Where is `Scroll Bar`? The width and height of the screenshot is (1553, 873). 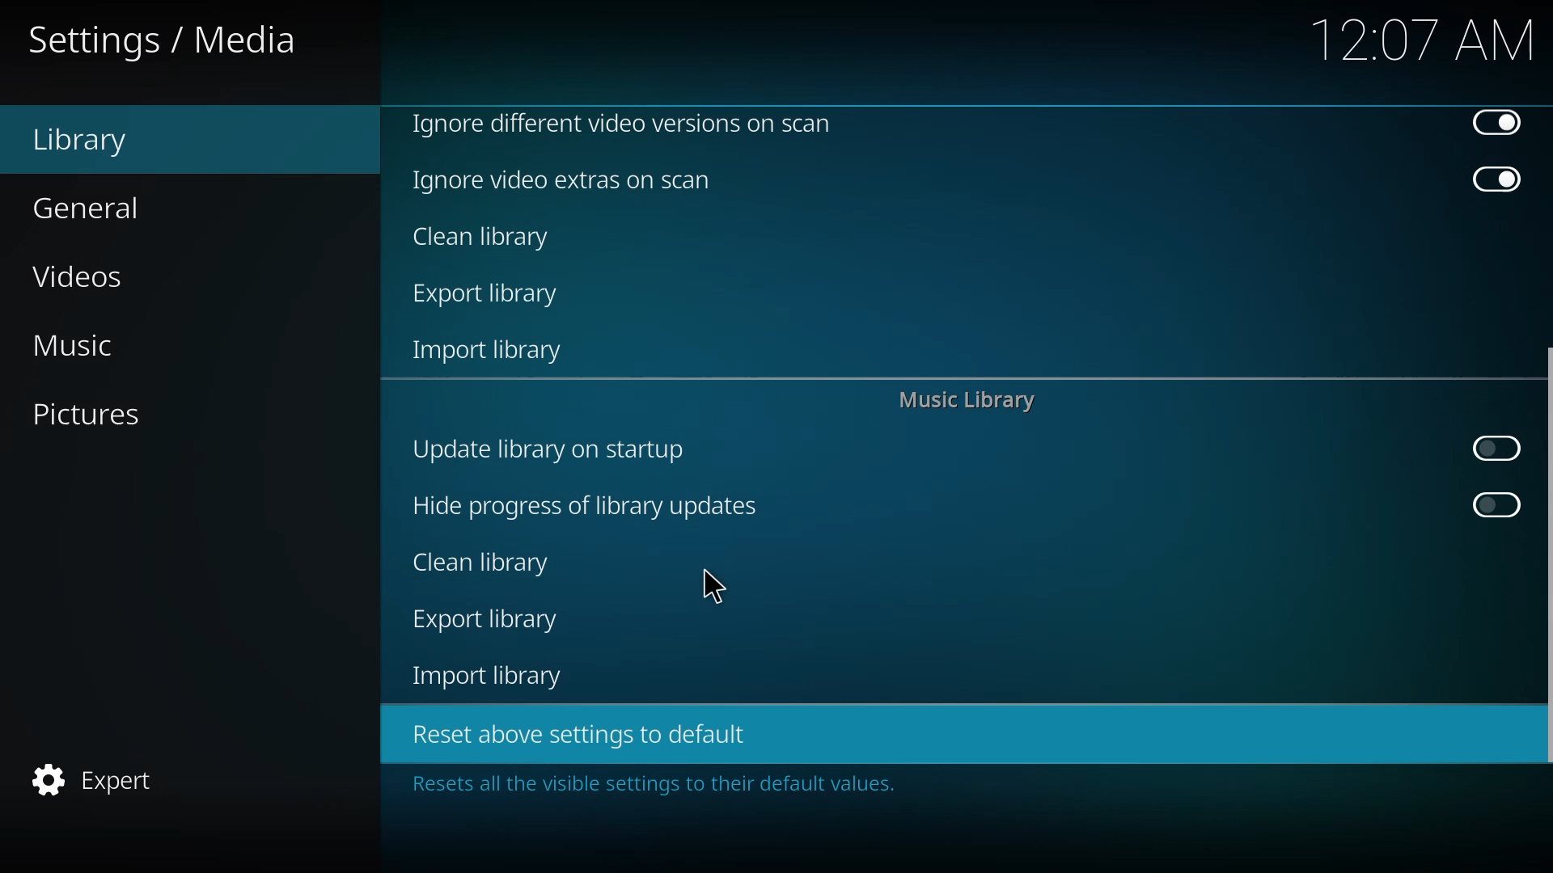 Scroll Bar is located at coordinates (1558, 556).